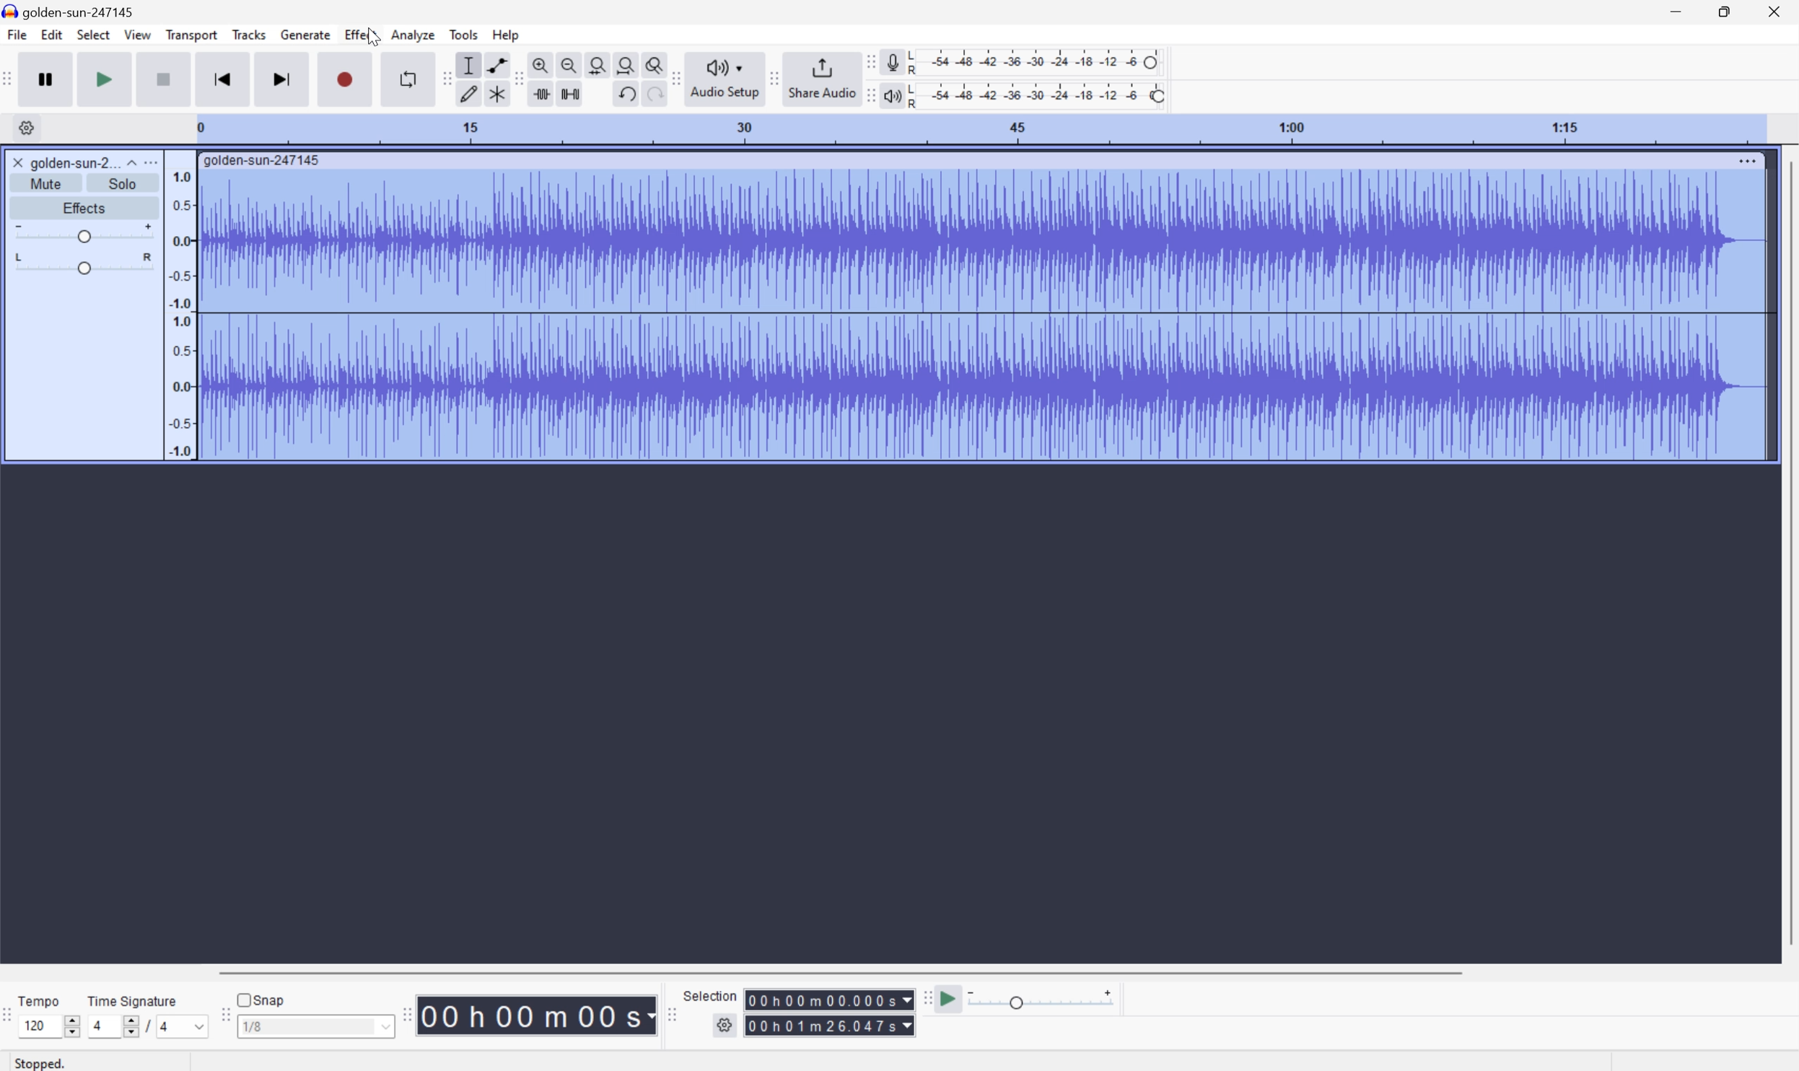 The image size is (1799, 1071). What do you see at coordinates (372, 37) in the screenshot?
I see `Cursor` at bounding box center [372, 37].